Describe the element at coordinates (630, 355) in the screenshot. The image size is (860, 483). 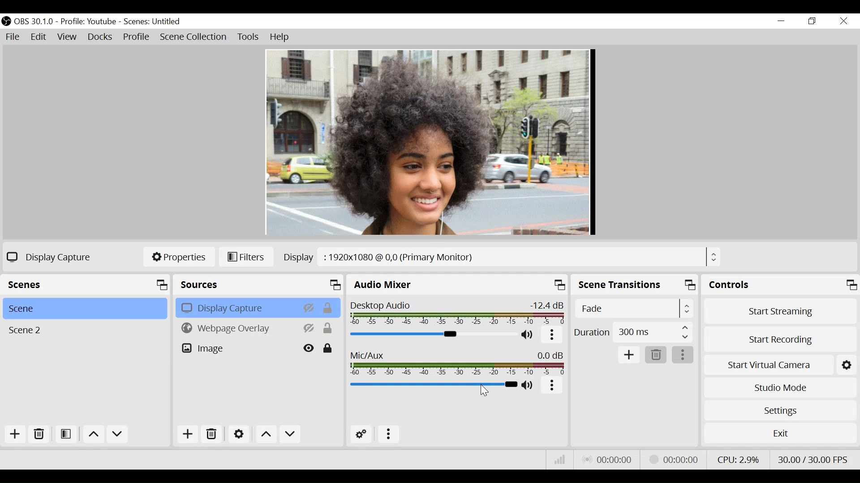
I see `Add ` at that location.